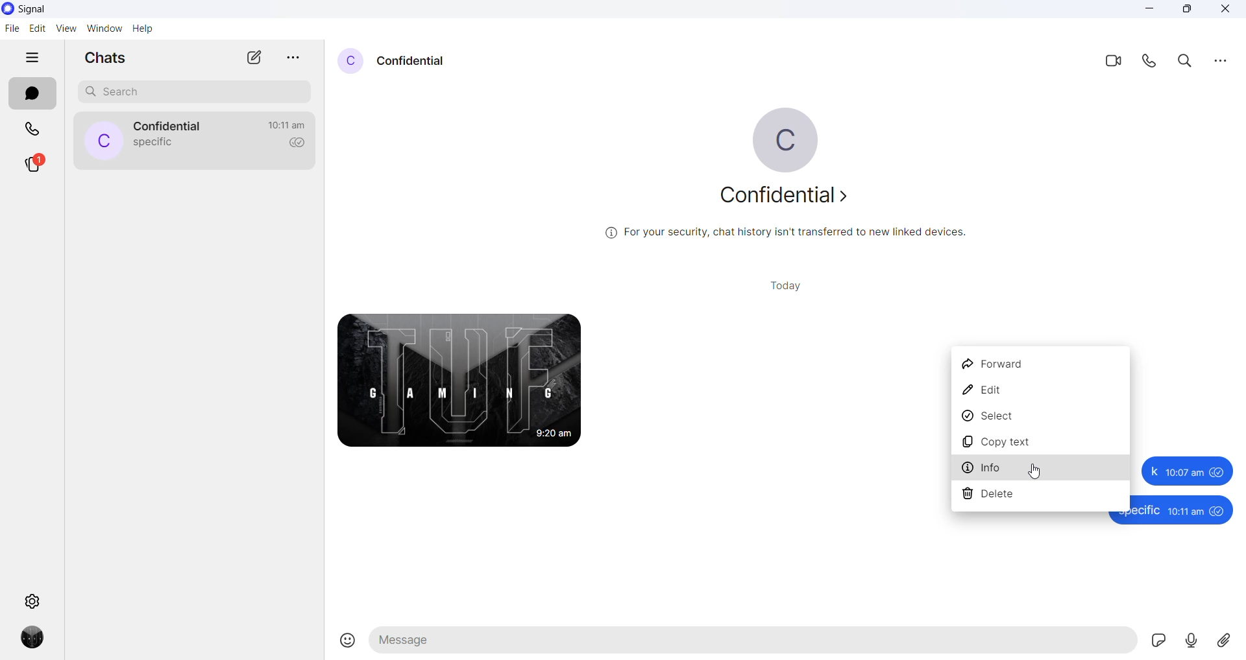  Describe the element at coordinates (102, 141) in the screenshot. I see `profile picture` at that location.